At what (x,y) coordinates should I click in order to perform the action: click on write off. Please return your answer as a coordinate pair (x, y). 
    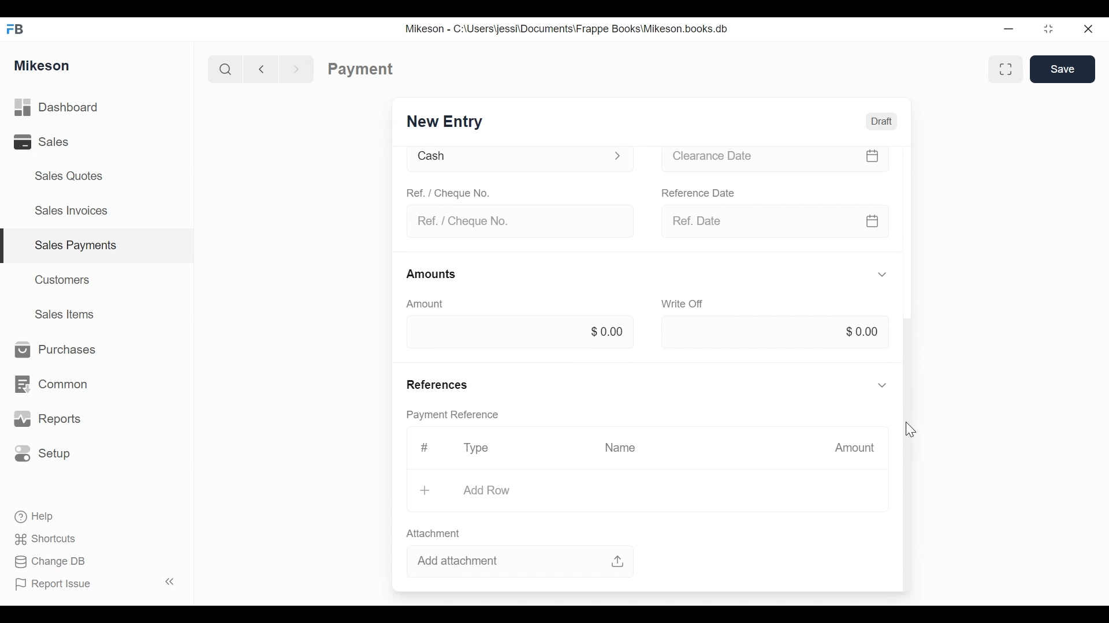
    Looking at the image, I should click on (681, 303).